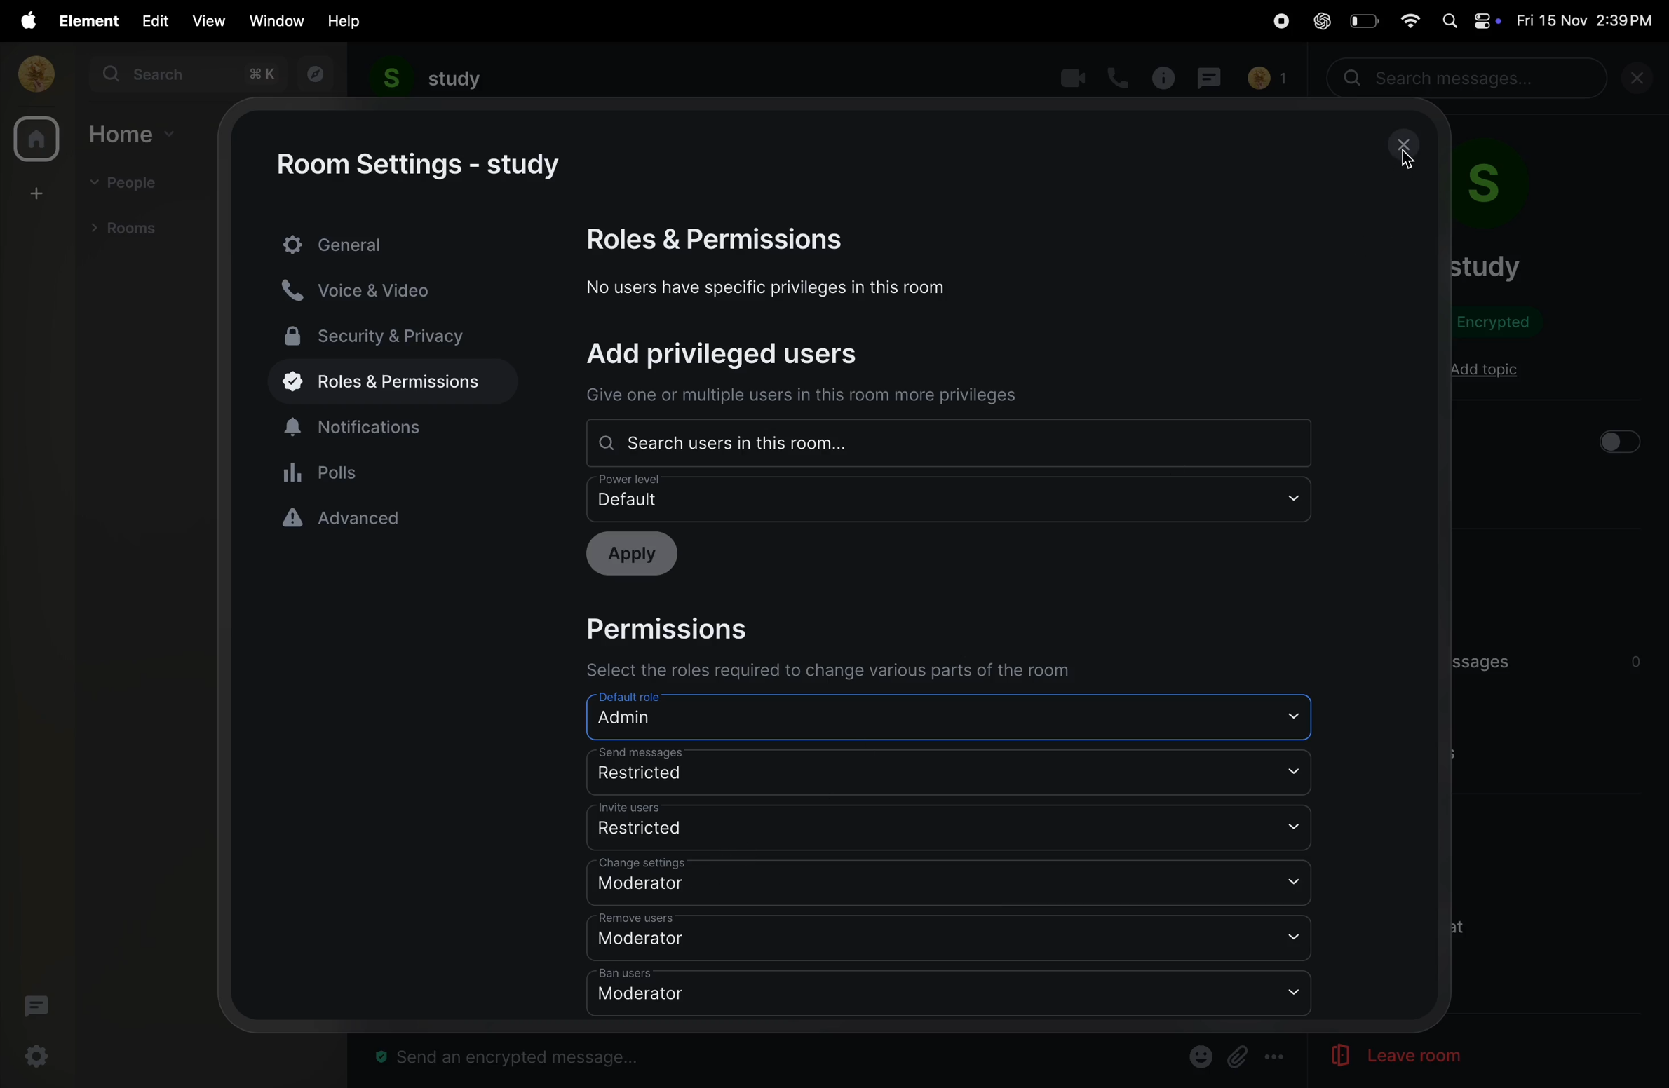 The width and height of the screenshot is (1669, 1088). Describe the element at coordinates (1618, 442) in the screenshot. I see `button` at that location.